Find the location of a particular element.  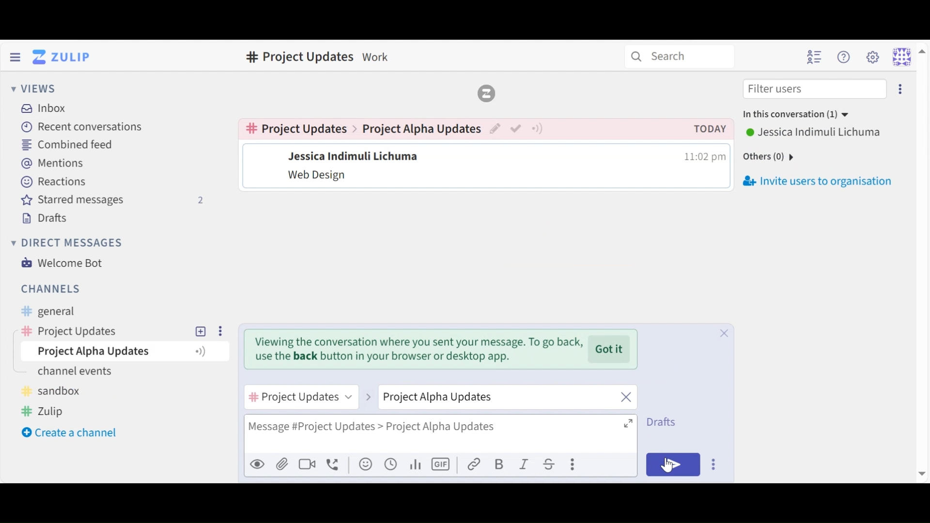

Hide user list is located at coordinates (814, 57).